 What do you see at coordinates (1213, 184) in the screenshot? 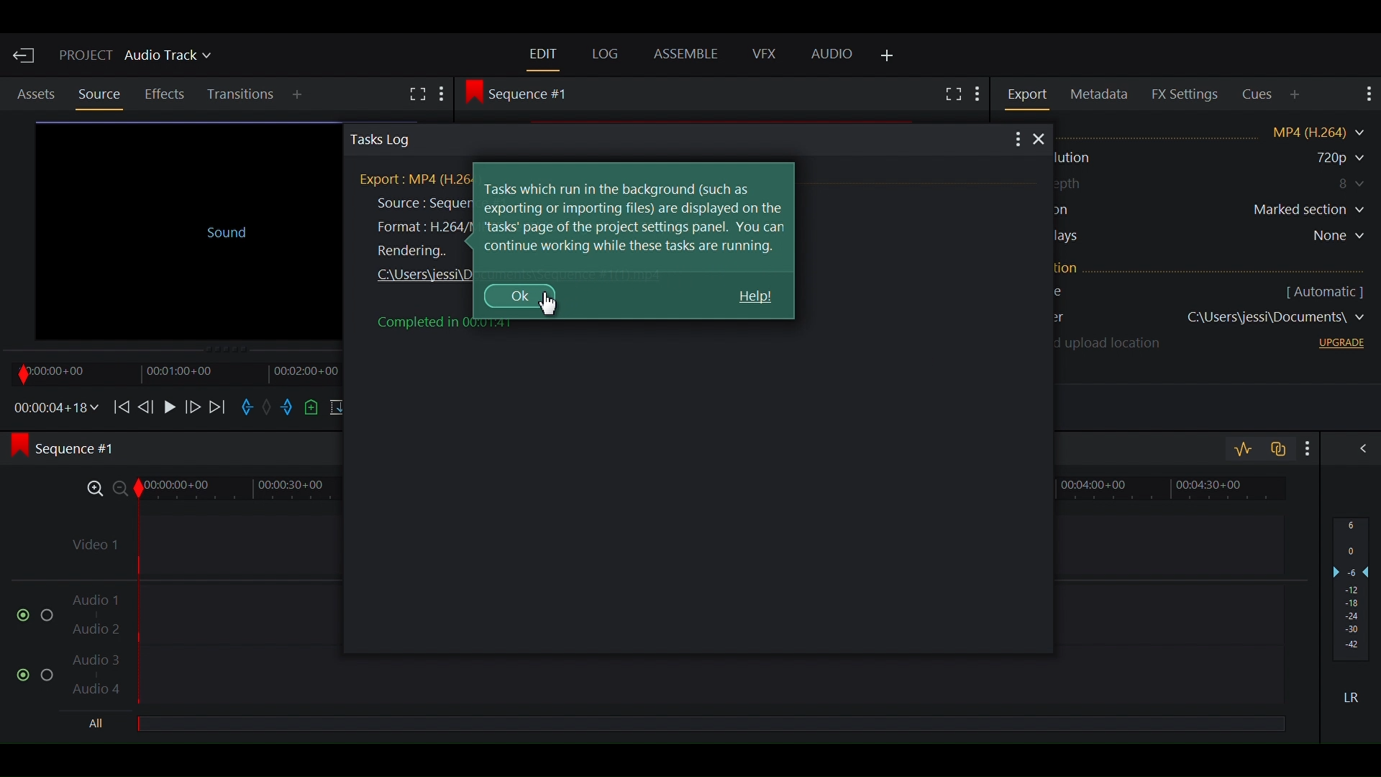
I see `Bit Depth` at bounding box center [1213, 184].